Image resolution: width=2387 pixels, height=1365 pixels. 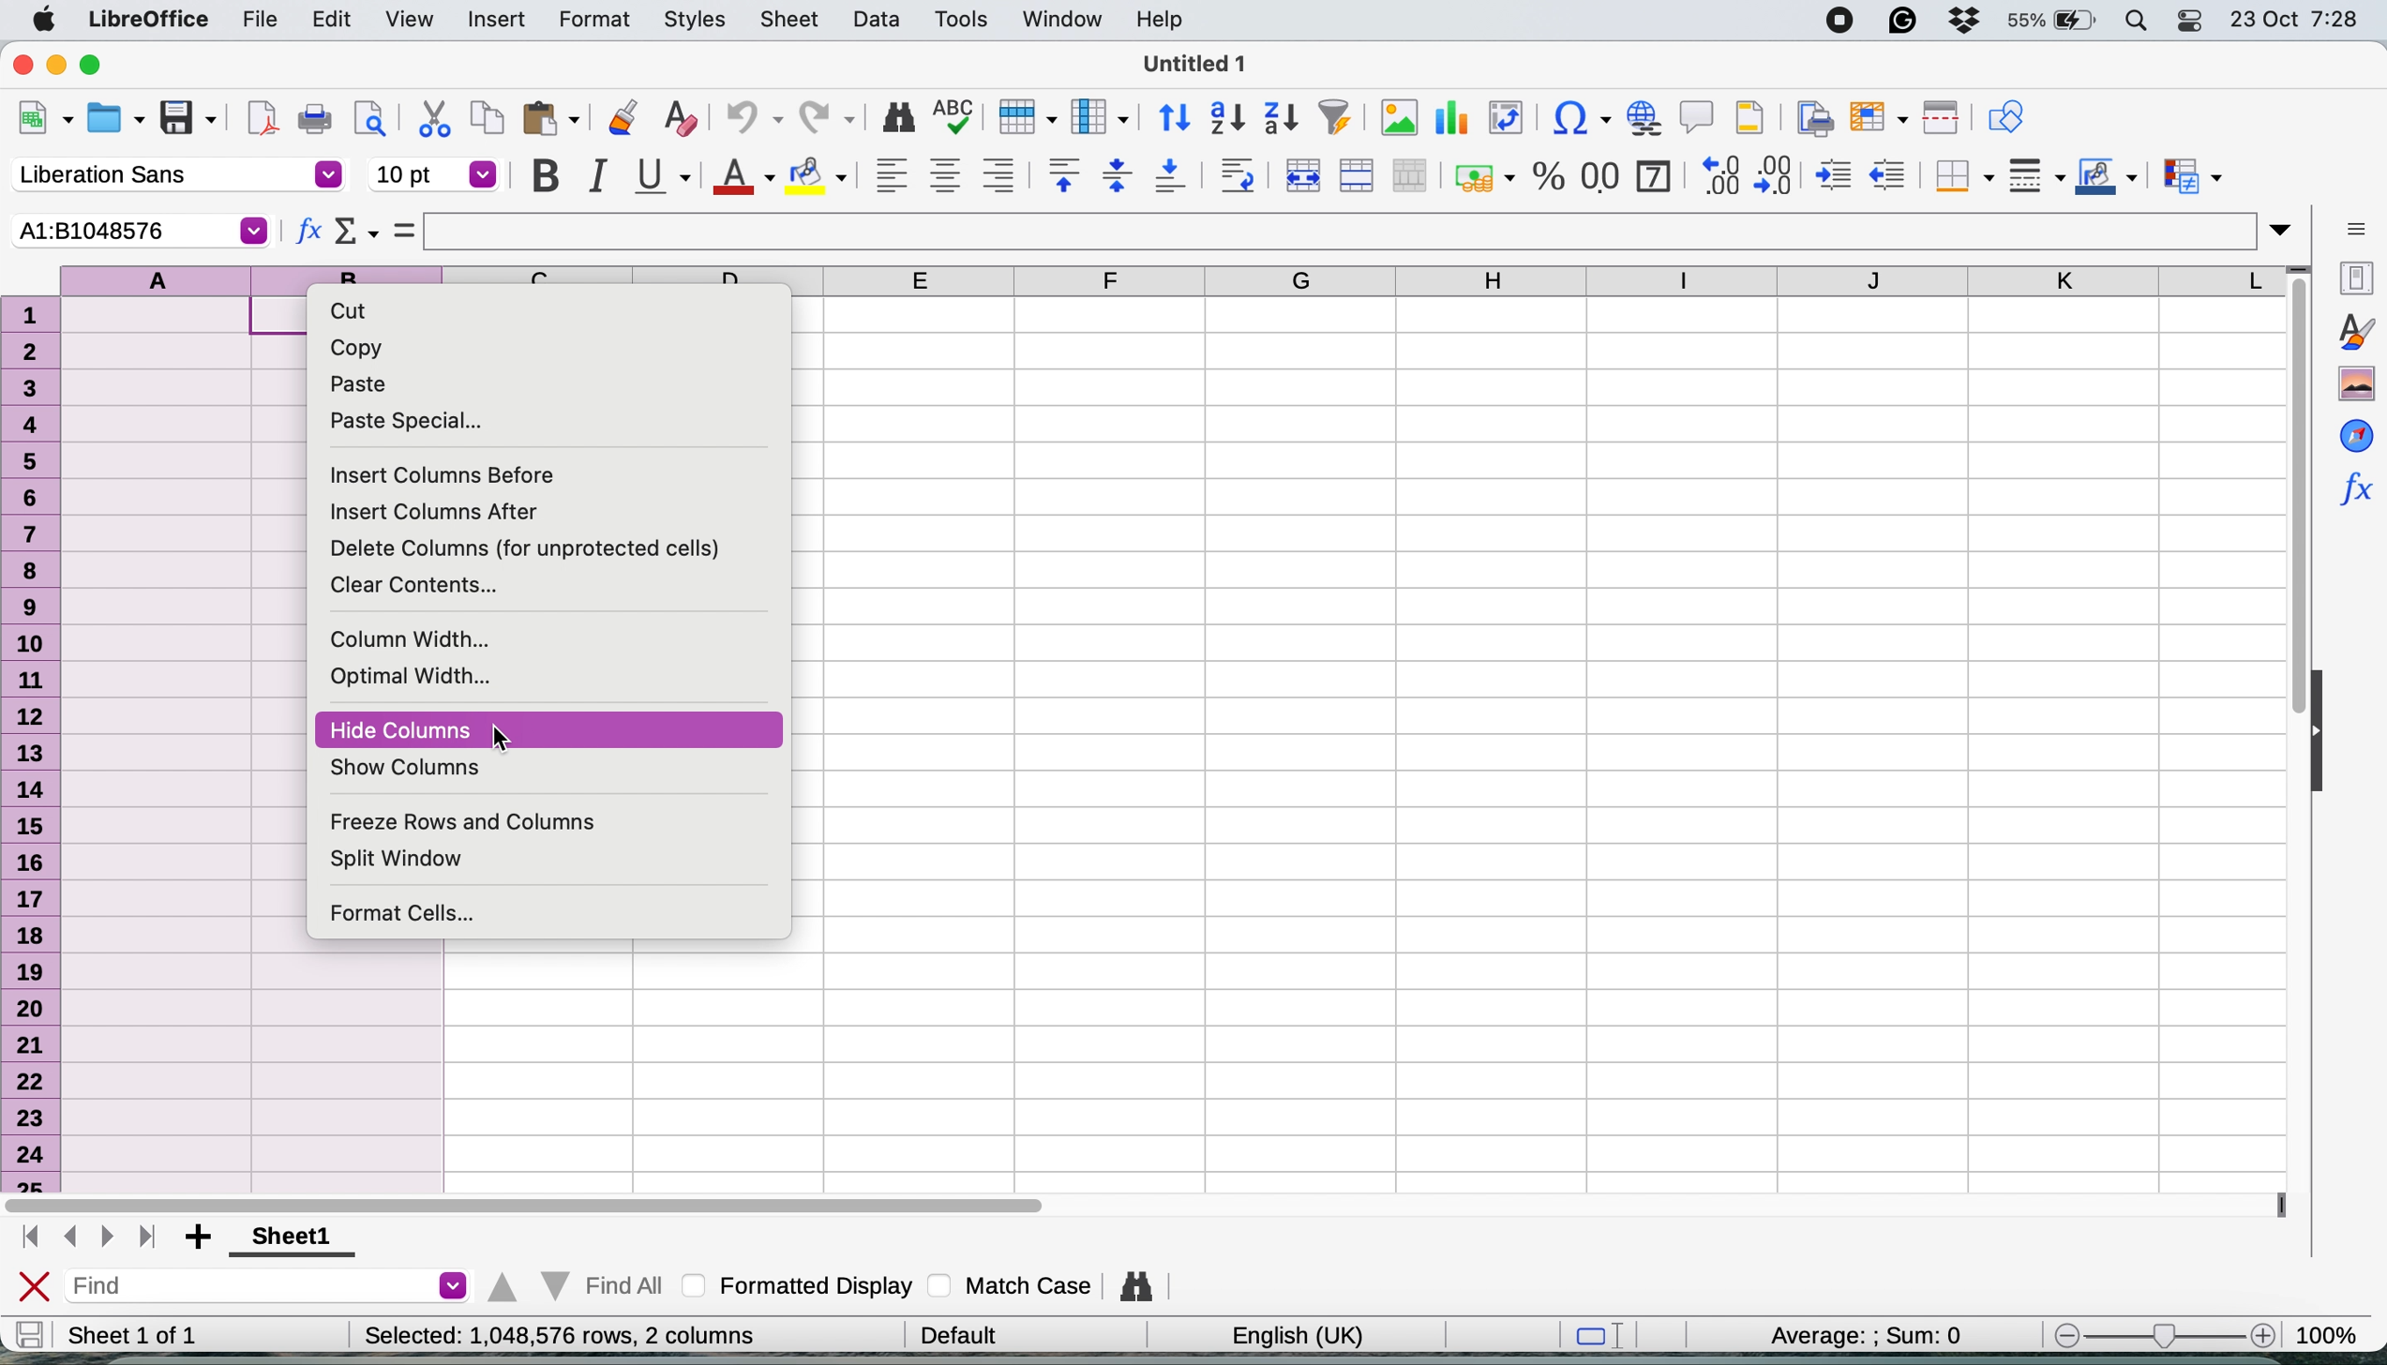 What do you see at coordinates (445, 512) in the screenshot?
I see `insert columns after` at bounding box center [445, 512].